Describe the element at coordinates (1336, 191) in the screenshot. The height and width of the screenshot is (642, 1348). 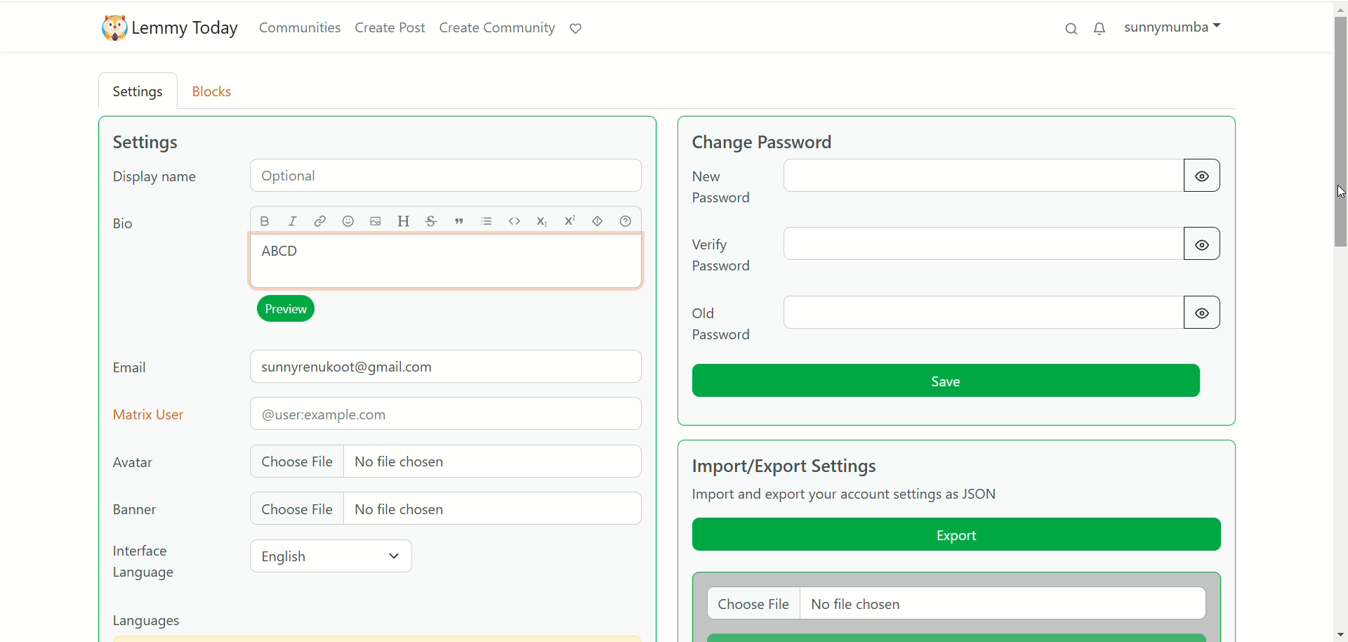
I see `cursor` at that location.